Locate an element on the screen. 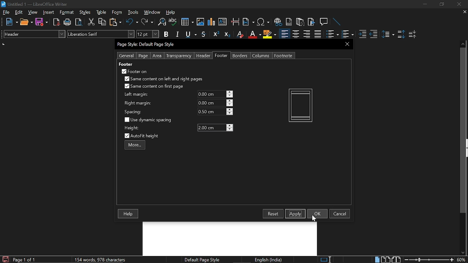  Insert endnote is located at coordinates (289, 22).